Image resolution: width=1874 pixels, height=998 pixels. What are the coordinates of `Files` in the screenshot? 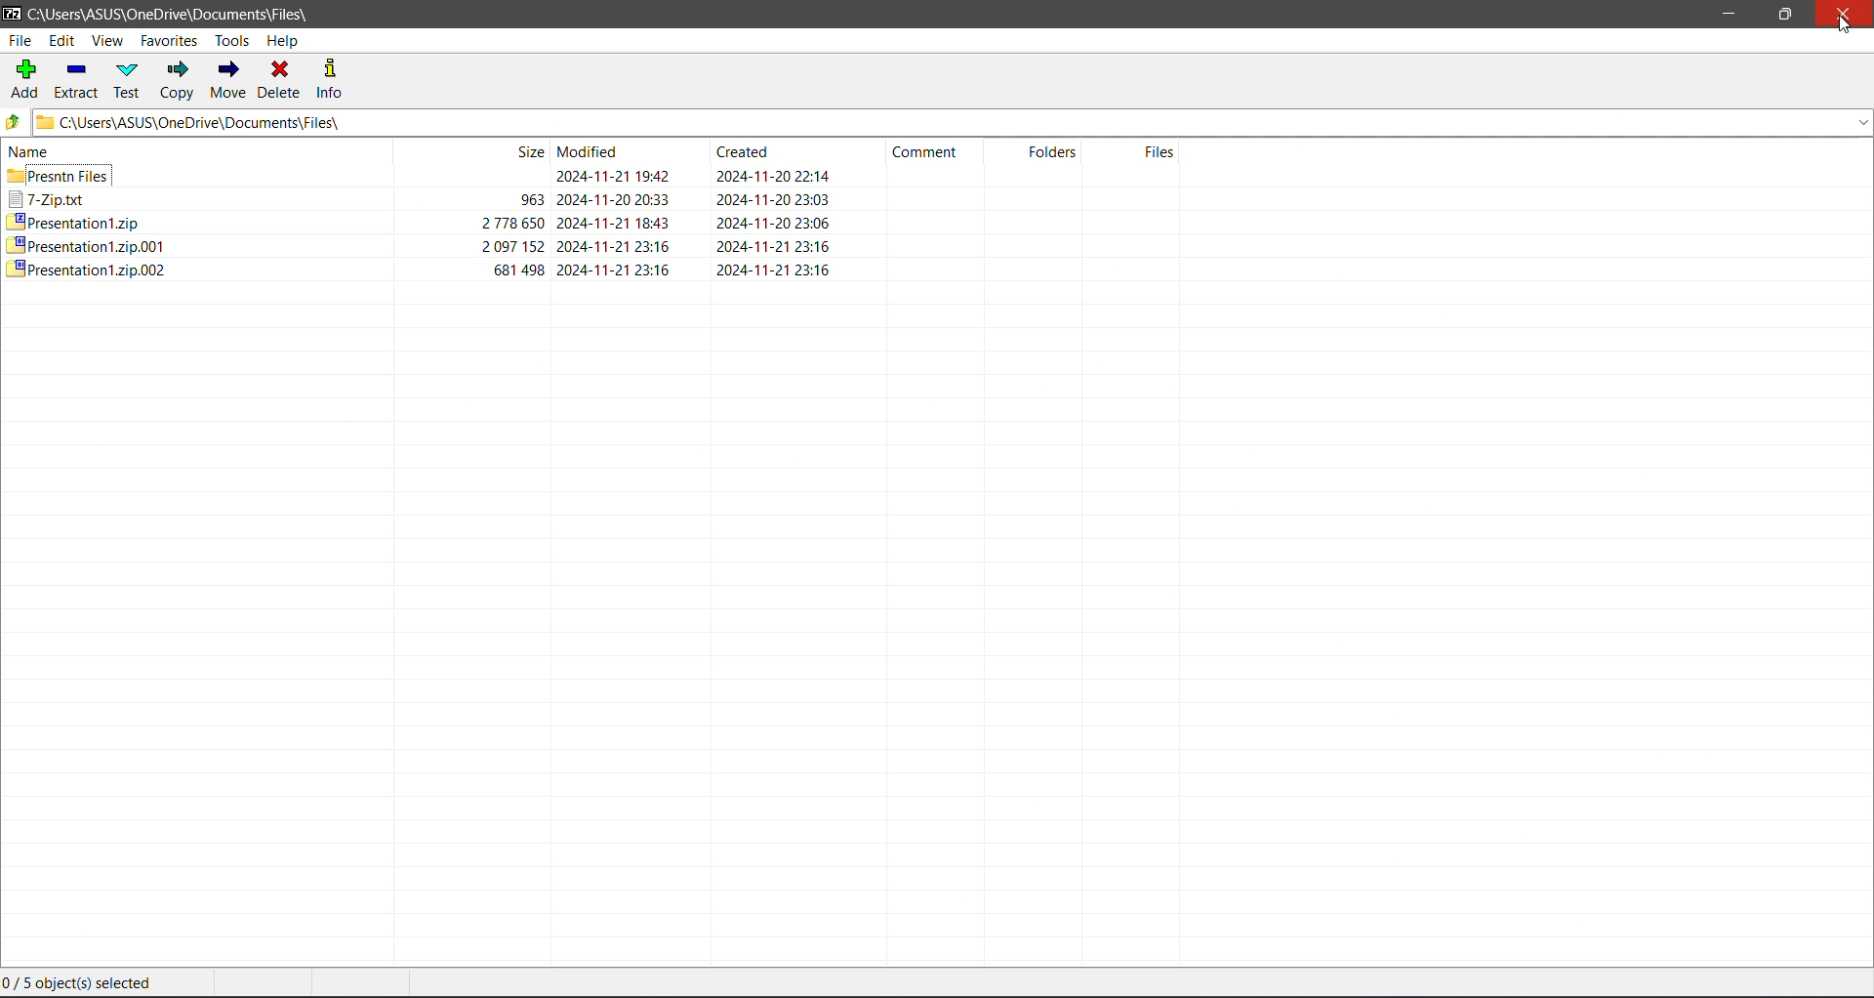 It's located at (1168, 151).